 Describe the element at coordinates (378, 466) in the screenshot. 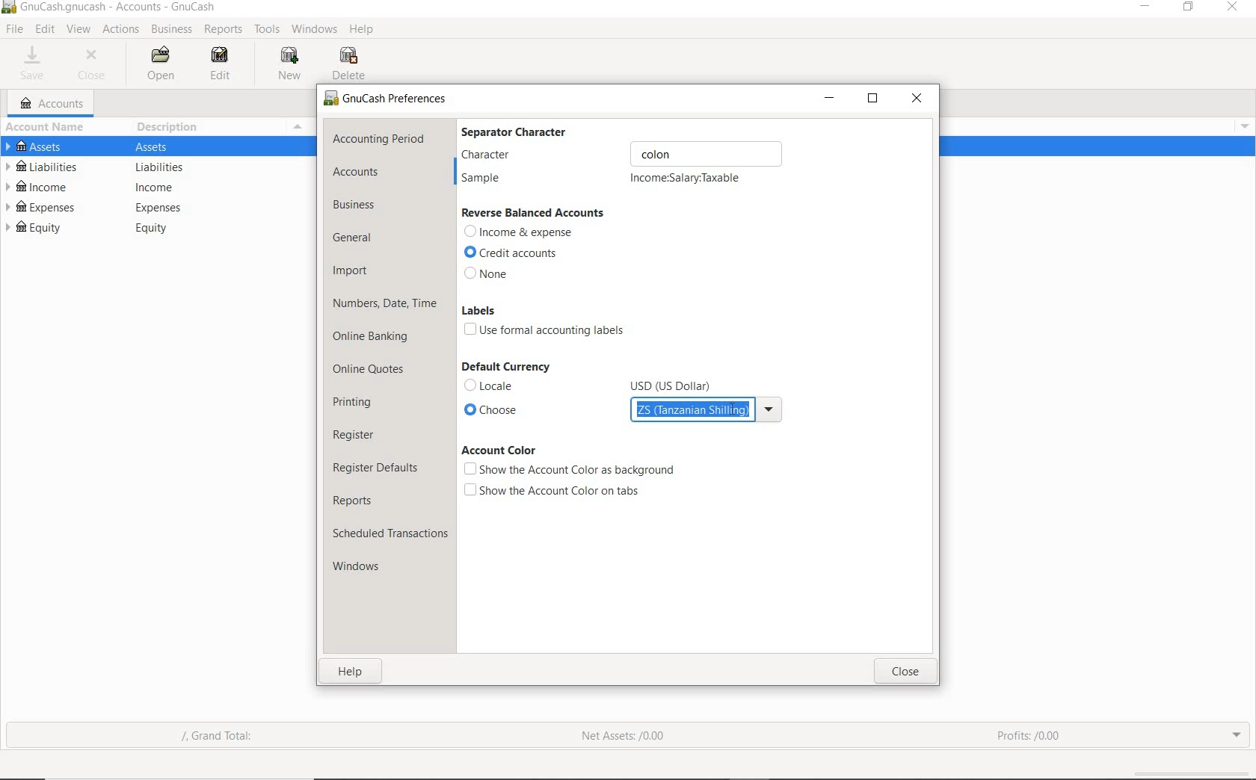

I see `register defaults` at that location.